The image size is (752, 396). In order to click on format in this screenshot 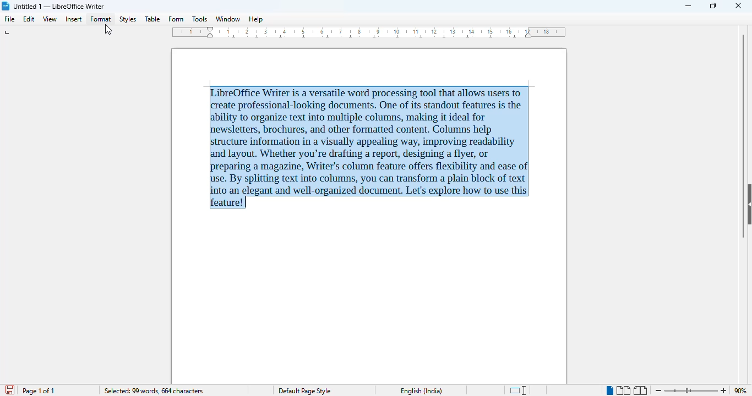, I will do `click(101, 19)`.